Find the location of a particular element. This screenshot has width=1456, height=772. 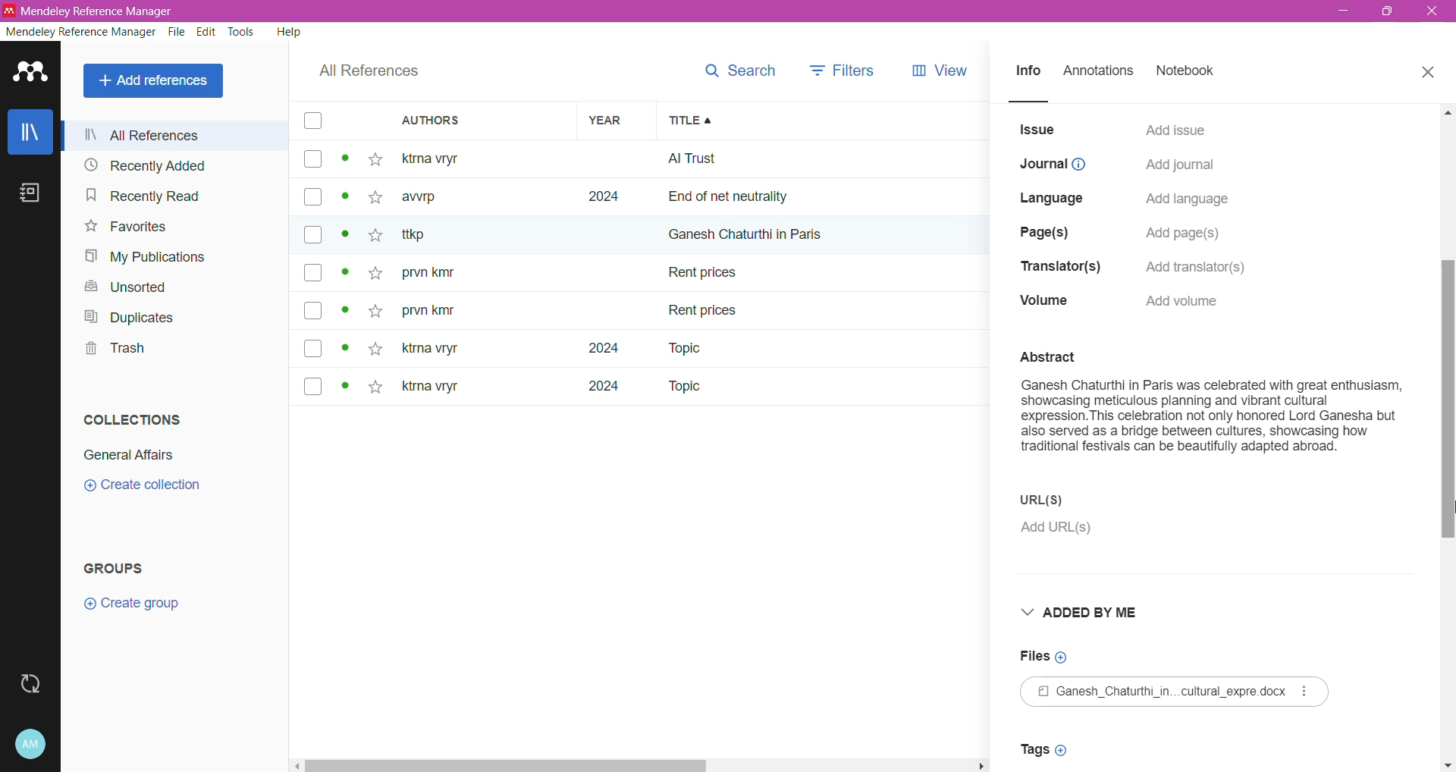

Tools is located at coordinates (242, 33).